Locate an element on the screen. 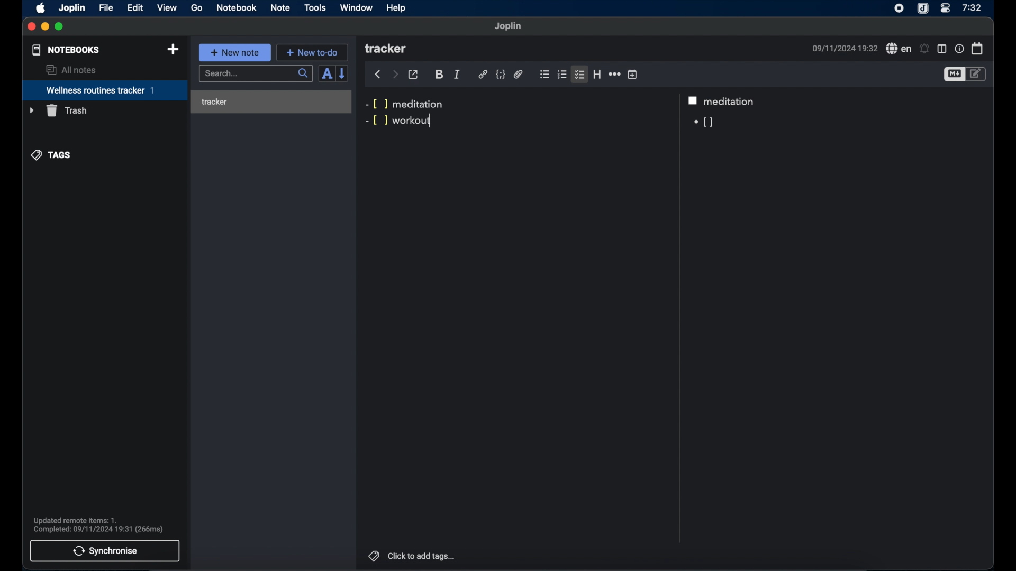 The height and width of the screenshot is (571, 1016). all notes is located at coordinates (70, 70).